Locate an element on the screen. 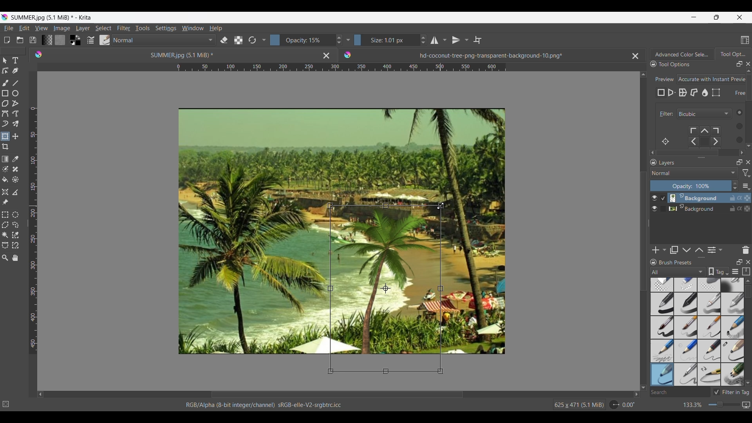  Float layers panel is located at coordinates (739, 162).